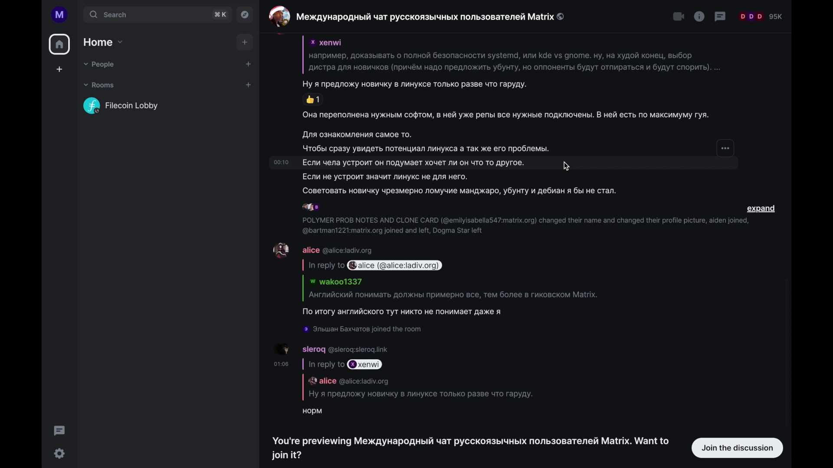 This screenshot has width=833, height=468. What do you see at coordinates (525, 226) in the screenshot?
I see `POLYMER PROB NOTES AND CLONE CARD (@emilyisabella547:matrix.org) changed their name and changed their profile picture, aiden joined,
@bartman1221:matrix.org joined and left, Dogma Star left` at bounding box center [525, 226].